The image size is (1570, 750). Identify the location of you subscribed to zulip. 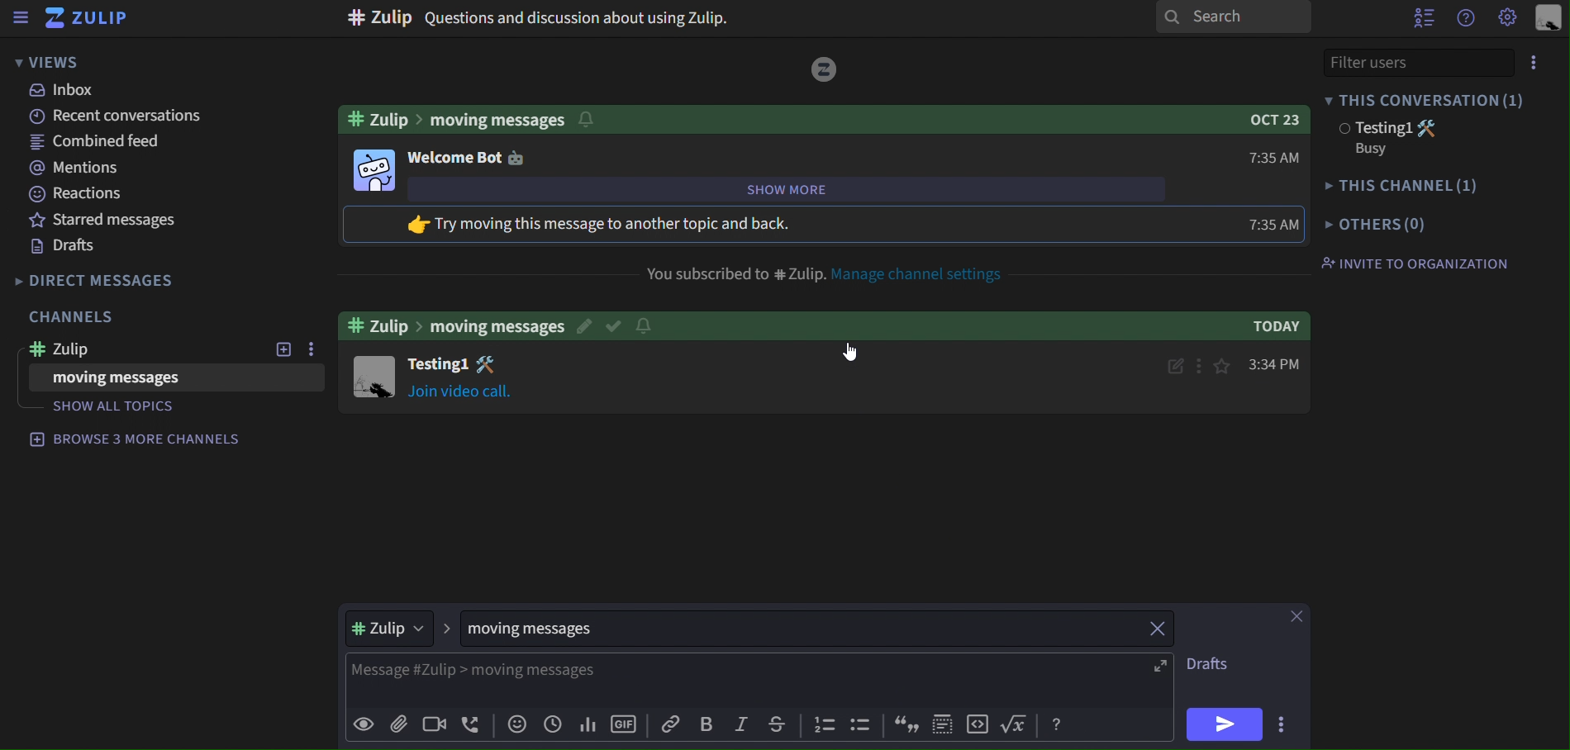
(733, 271).